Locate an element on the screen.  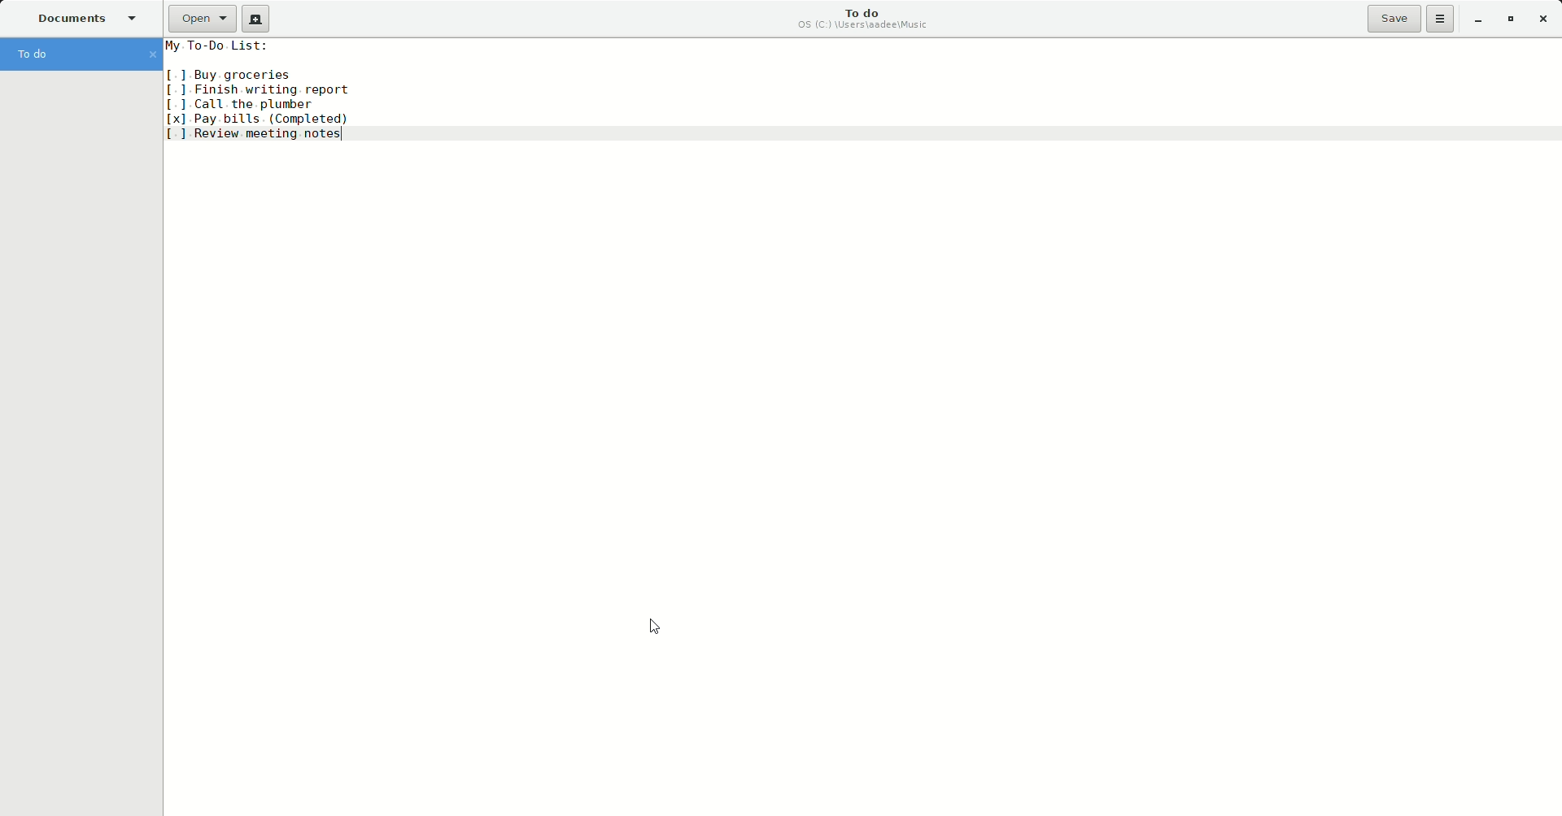
New is located at coordinates (255, 20).